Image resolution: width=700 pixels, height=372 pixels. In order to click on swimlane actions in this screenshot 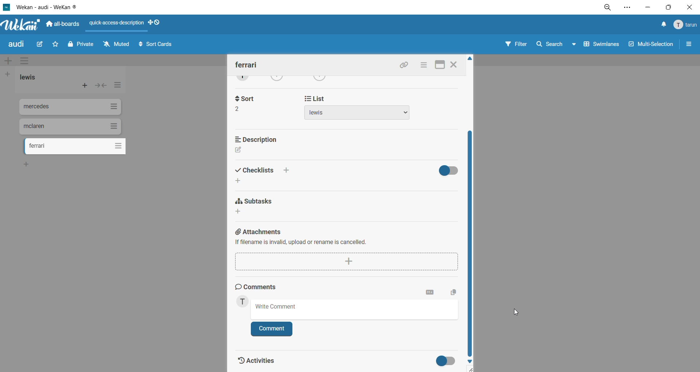, I will do `click(27, 61)`.